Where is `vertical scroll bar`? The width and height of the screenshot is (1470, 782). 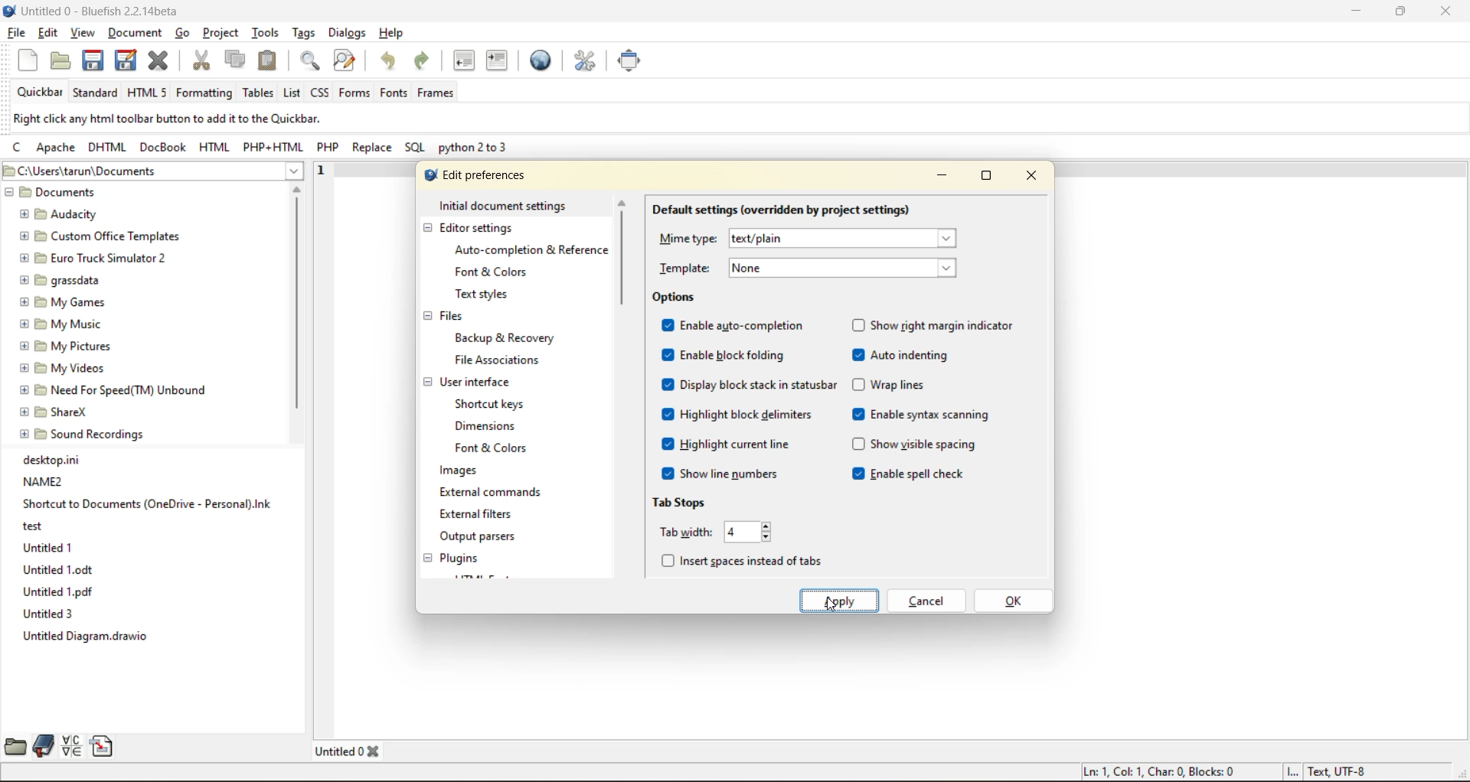
vertical scroll bar is located at coordinates (296, 305).